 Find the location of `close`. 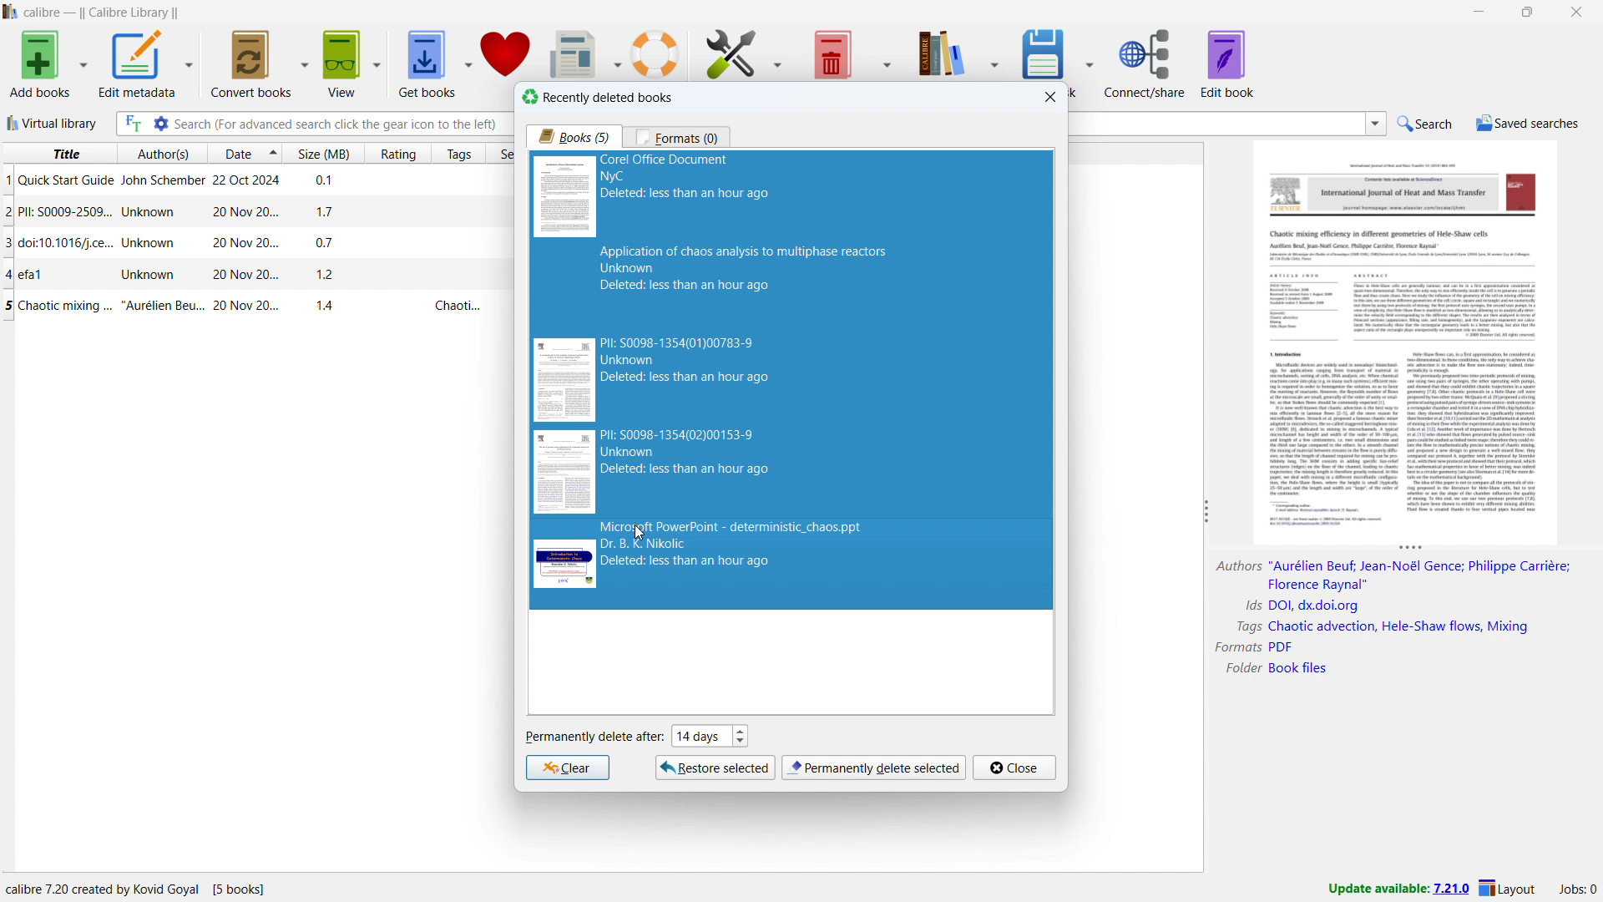

close is located at coordinates (1014, 768).